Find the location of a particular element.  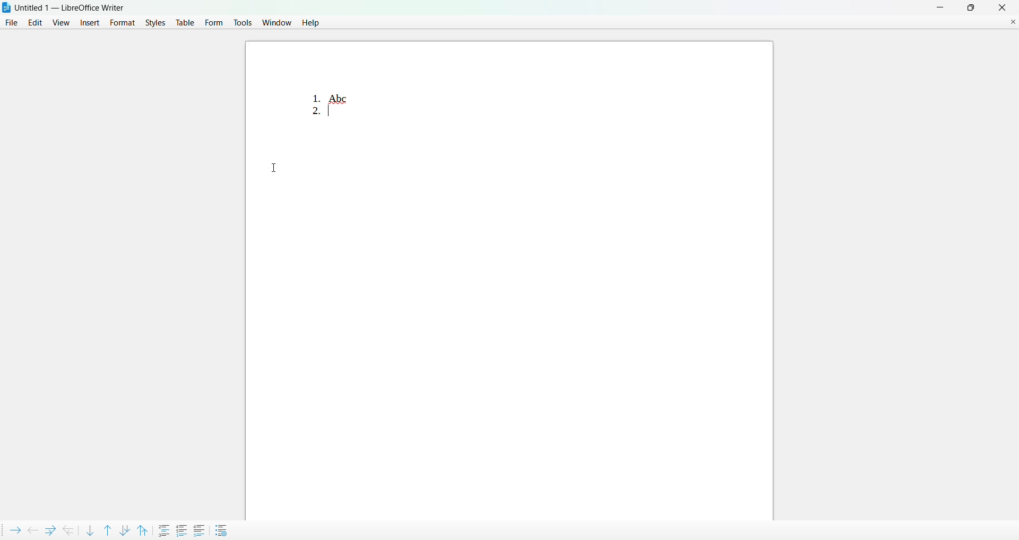

insert is located at coordinates (88, 23).